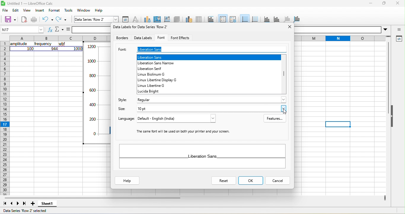 This screenshot has height=214, width=405. Describe the element at coordinates (203, 156) in the screenshot. I see `liberation sans` at that location.